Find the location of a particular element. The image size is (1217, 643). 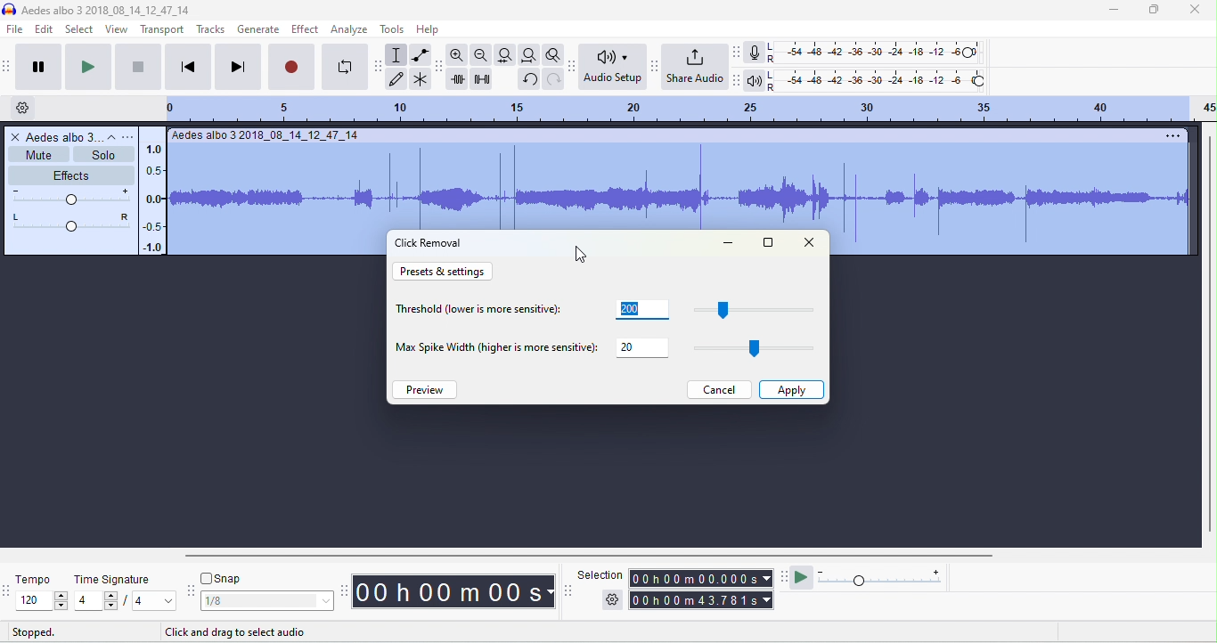

playback meter is located at coordinates (756, 81).